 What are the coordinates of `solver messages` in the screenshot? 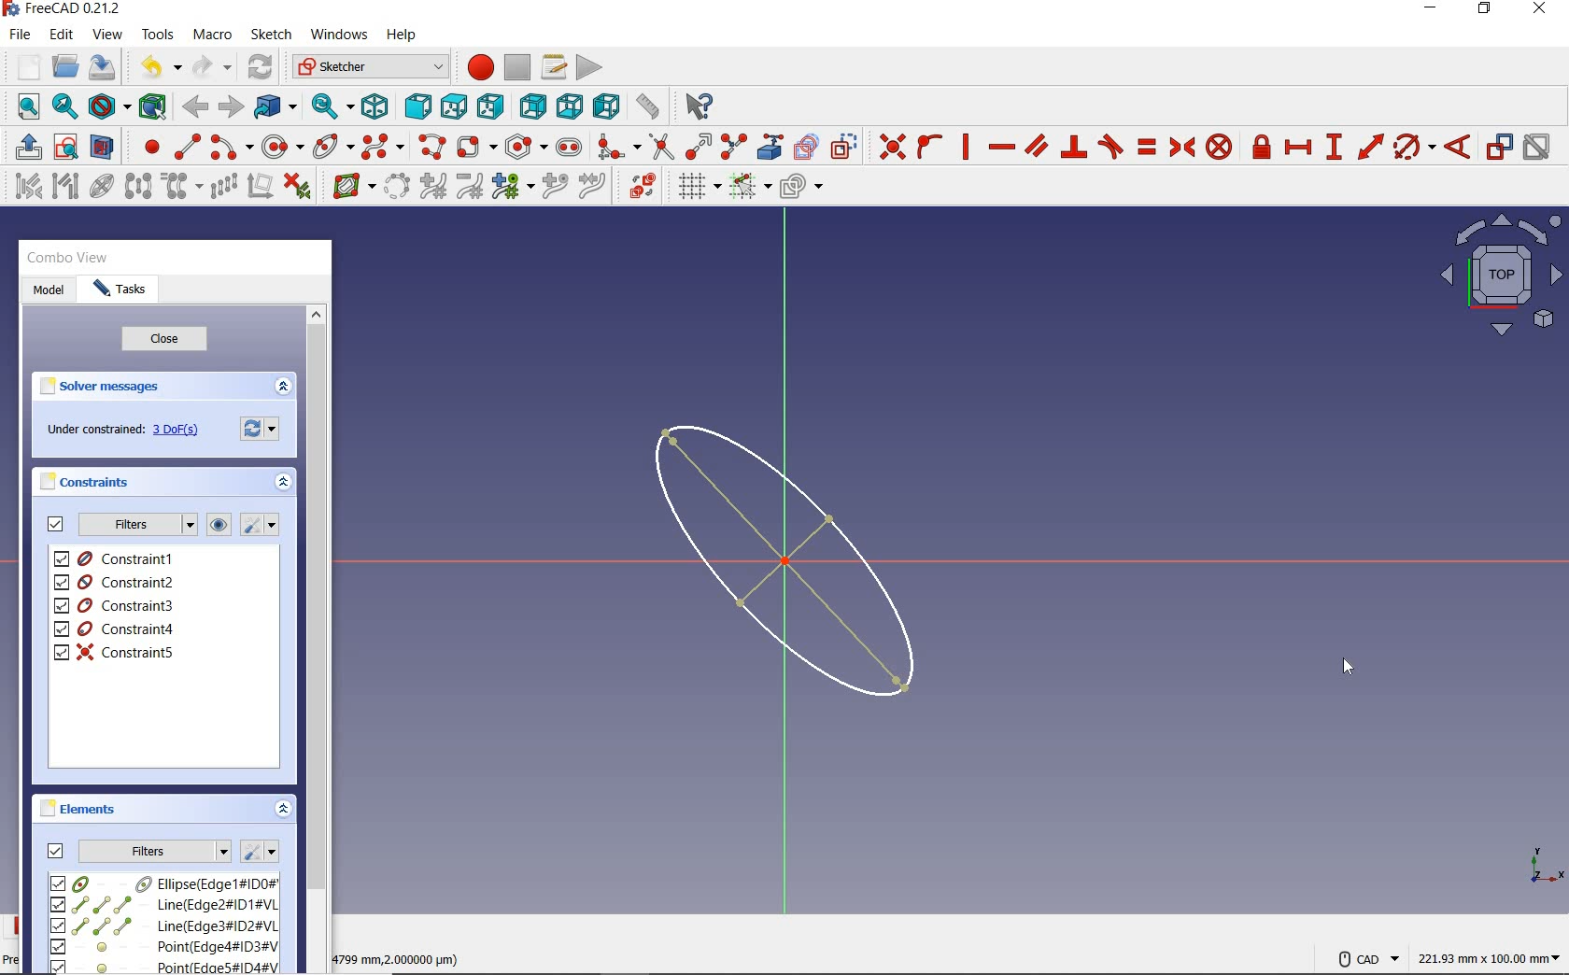 It's located at (101, 387).